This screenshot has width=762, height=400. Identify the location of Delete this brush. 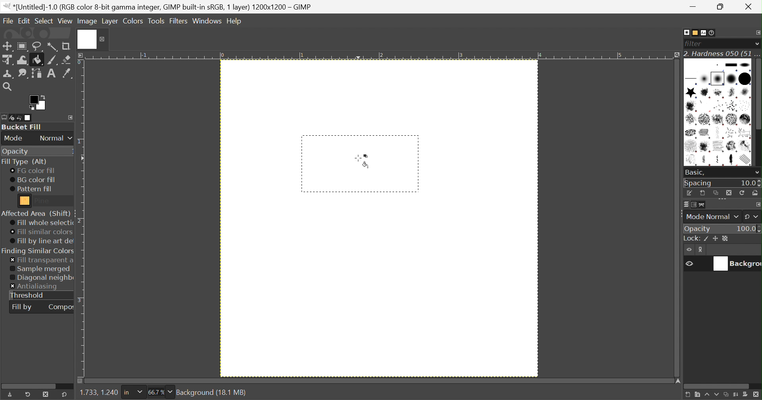
(729, 192).